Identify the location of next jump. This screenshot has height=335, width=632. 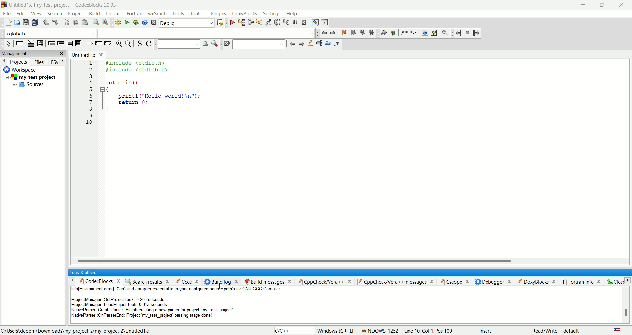
(460, 33).